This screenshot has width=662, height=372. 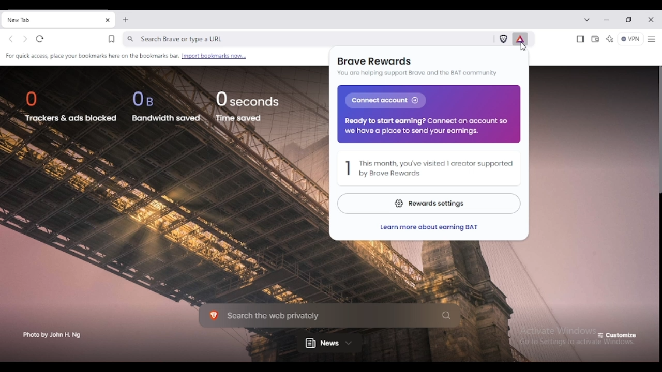 I want to click on brave shields, so click(x=504, y=39).